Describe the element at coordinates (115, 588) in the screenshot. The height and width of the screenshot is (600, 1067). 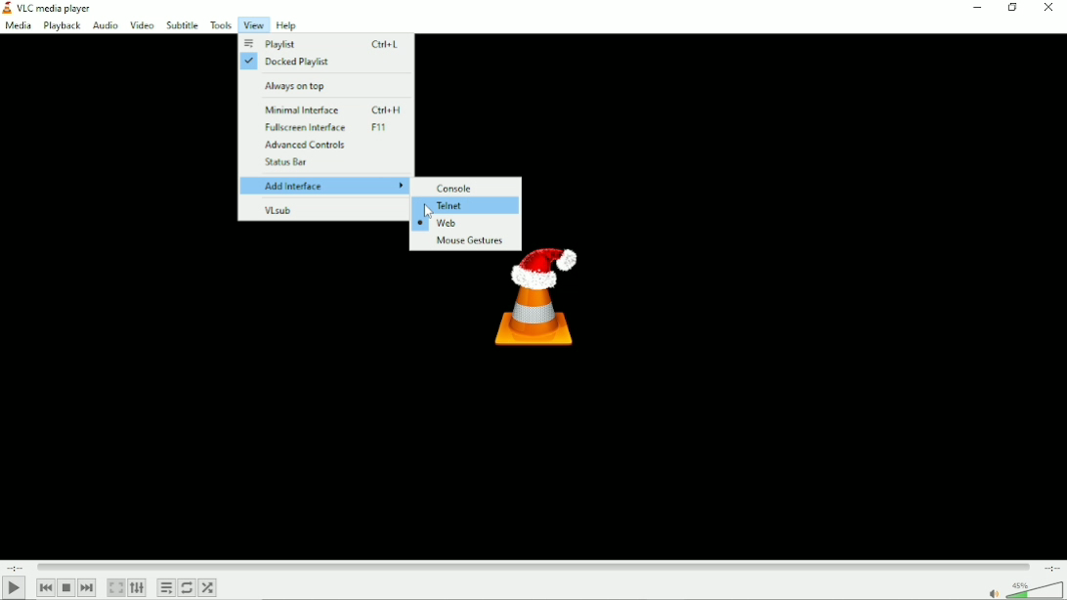
I see `toggle video in fullscreen` at that location.